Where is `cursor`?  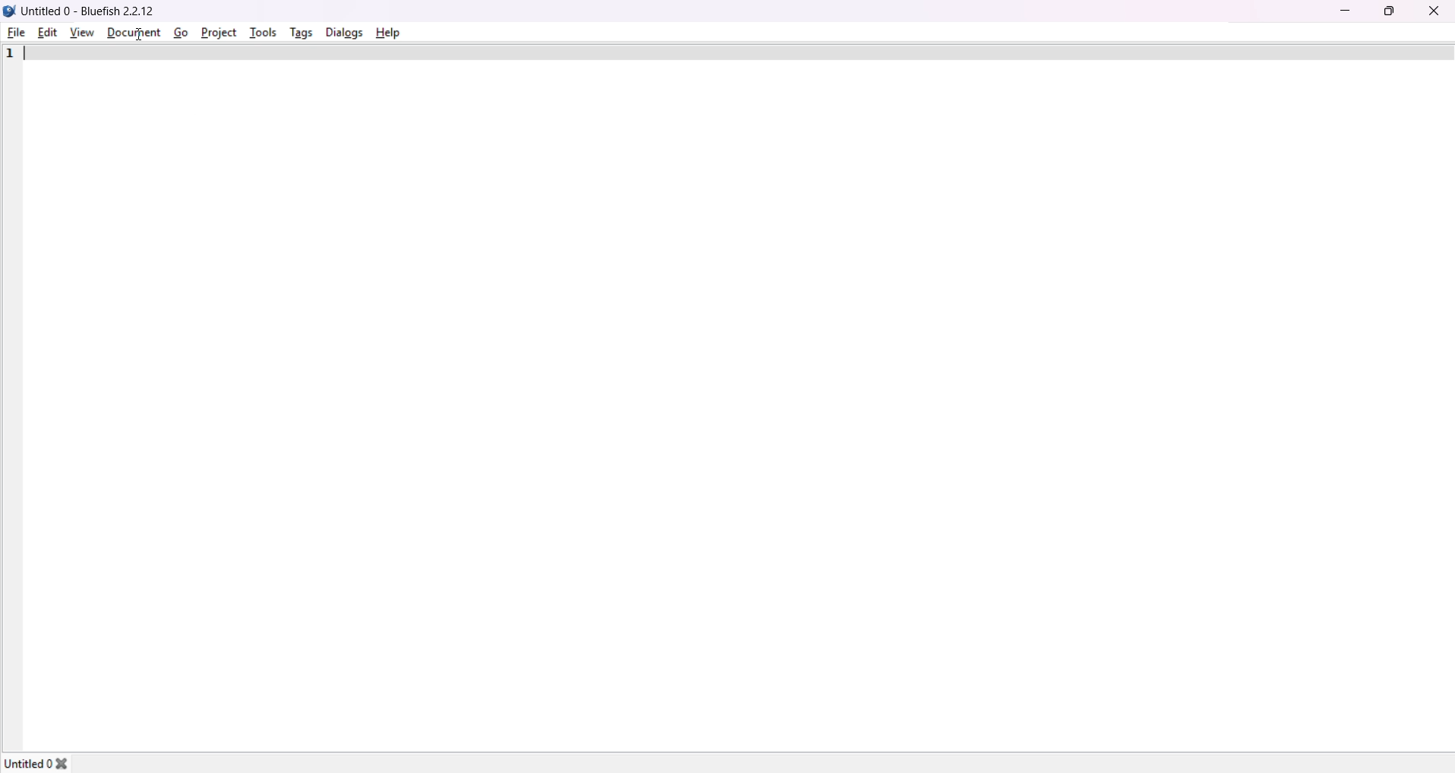 cursor is located at coordinates (134, 33).